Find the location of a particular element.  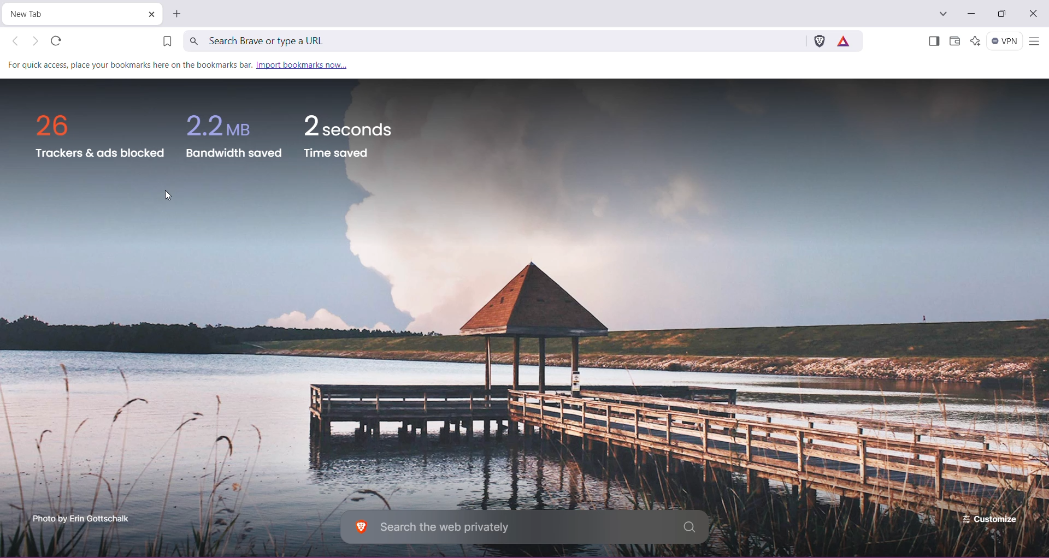

trackers and ads blocked is located at coordinates (101, 137).